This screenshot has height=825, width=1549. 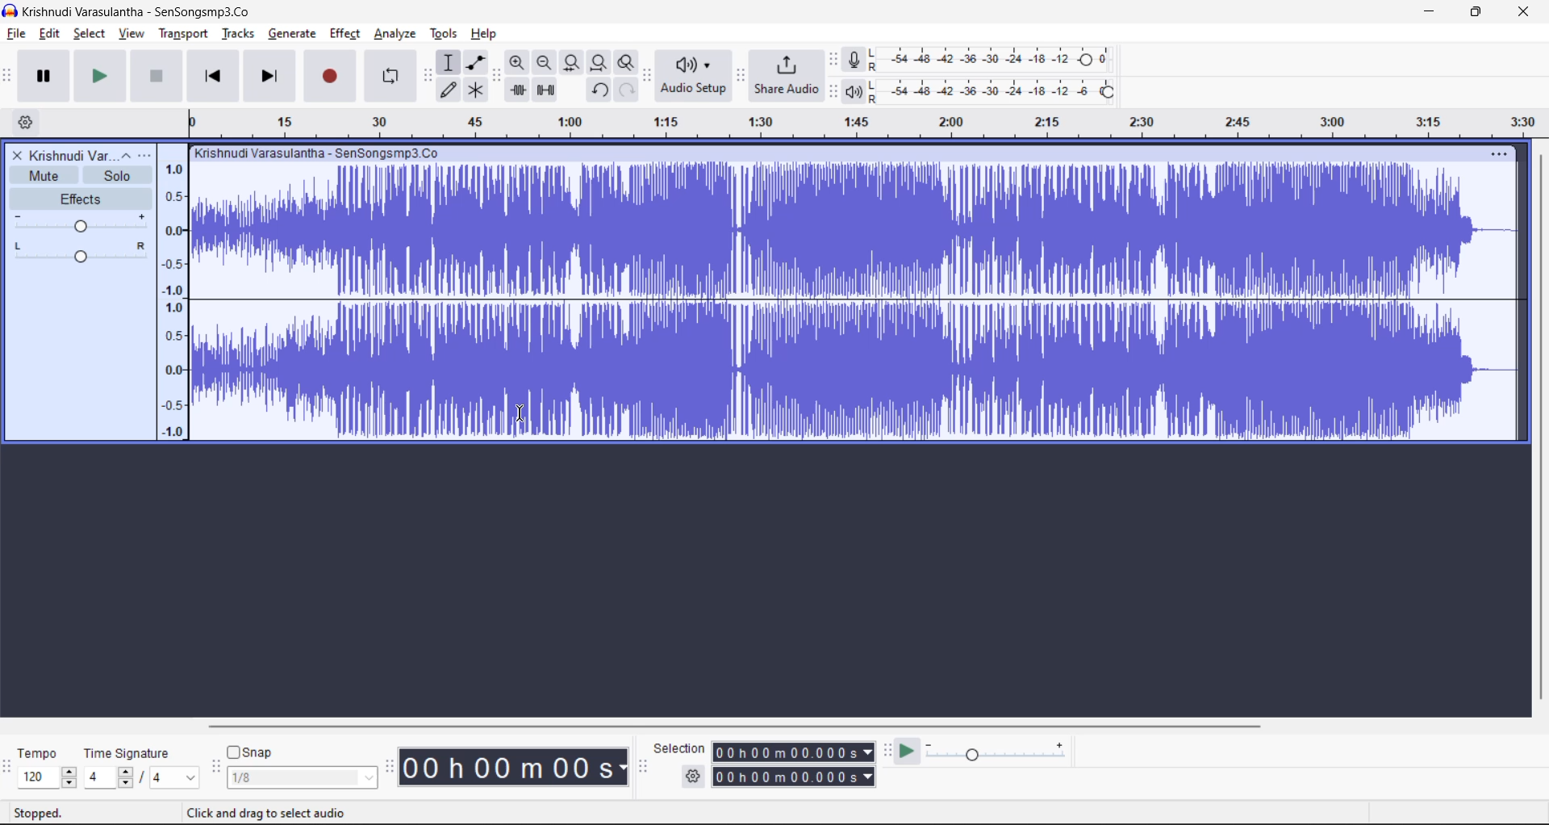 I want to click on share audio, so click(x=787, y=74).